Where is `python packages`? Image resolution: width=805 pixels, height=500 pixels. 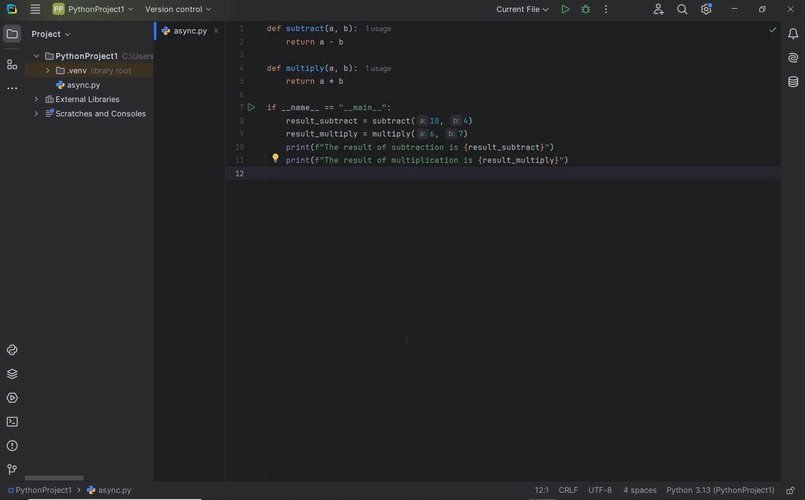 python packages is located at coordinates (11, 375).